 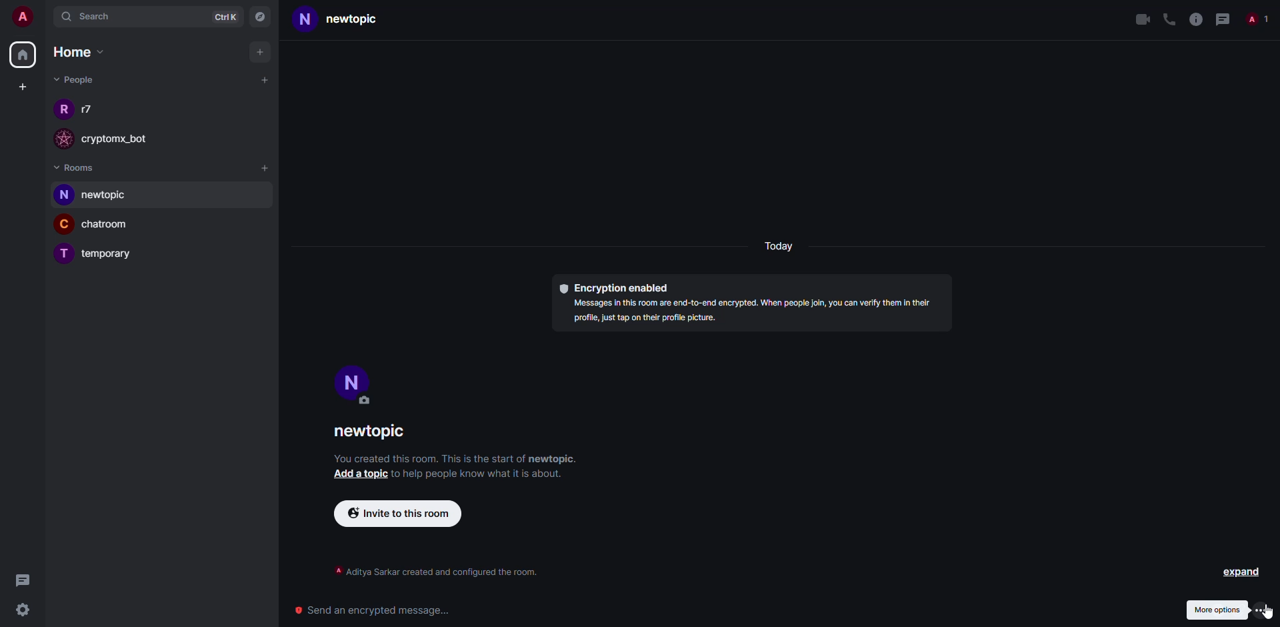 What do you see at coordinates (353, 378) in the screenshot?
I see `profile` at bounding box center [353, 378].